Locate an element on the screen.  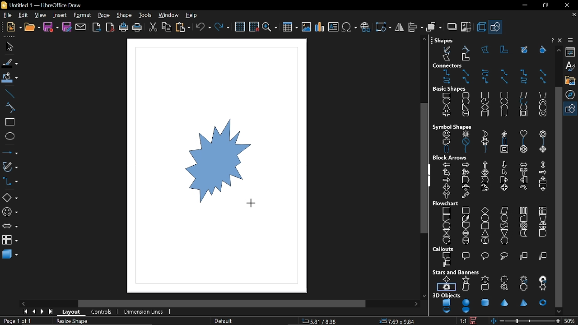
export is located at coordinates (97, 27).